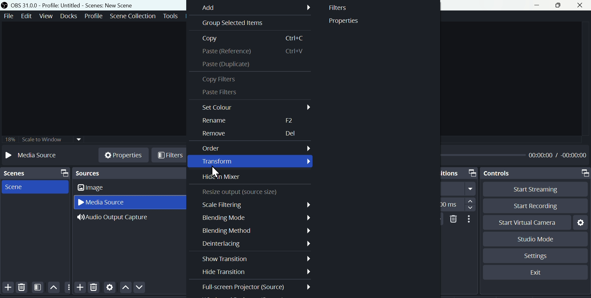  Describe the element at coordinates (68, 16) in the screenshot. I see `Docks` at that location.